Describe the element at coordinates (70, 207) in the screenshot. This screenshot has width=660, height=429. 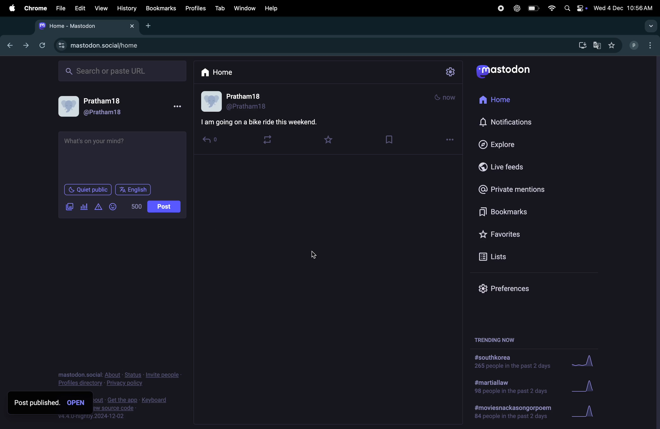
I see `add image` at that location.